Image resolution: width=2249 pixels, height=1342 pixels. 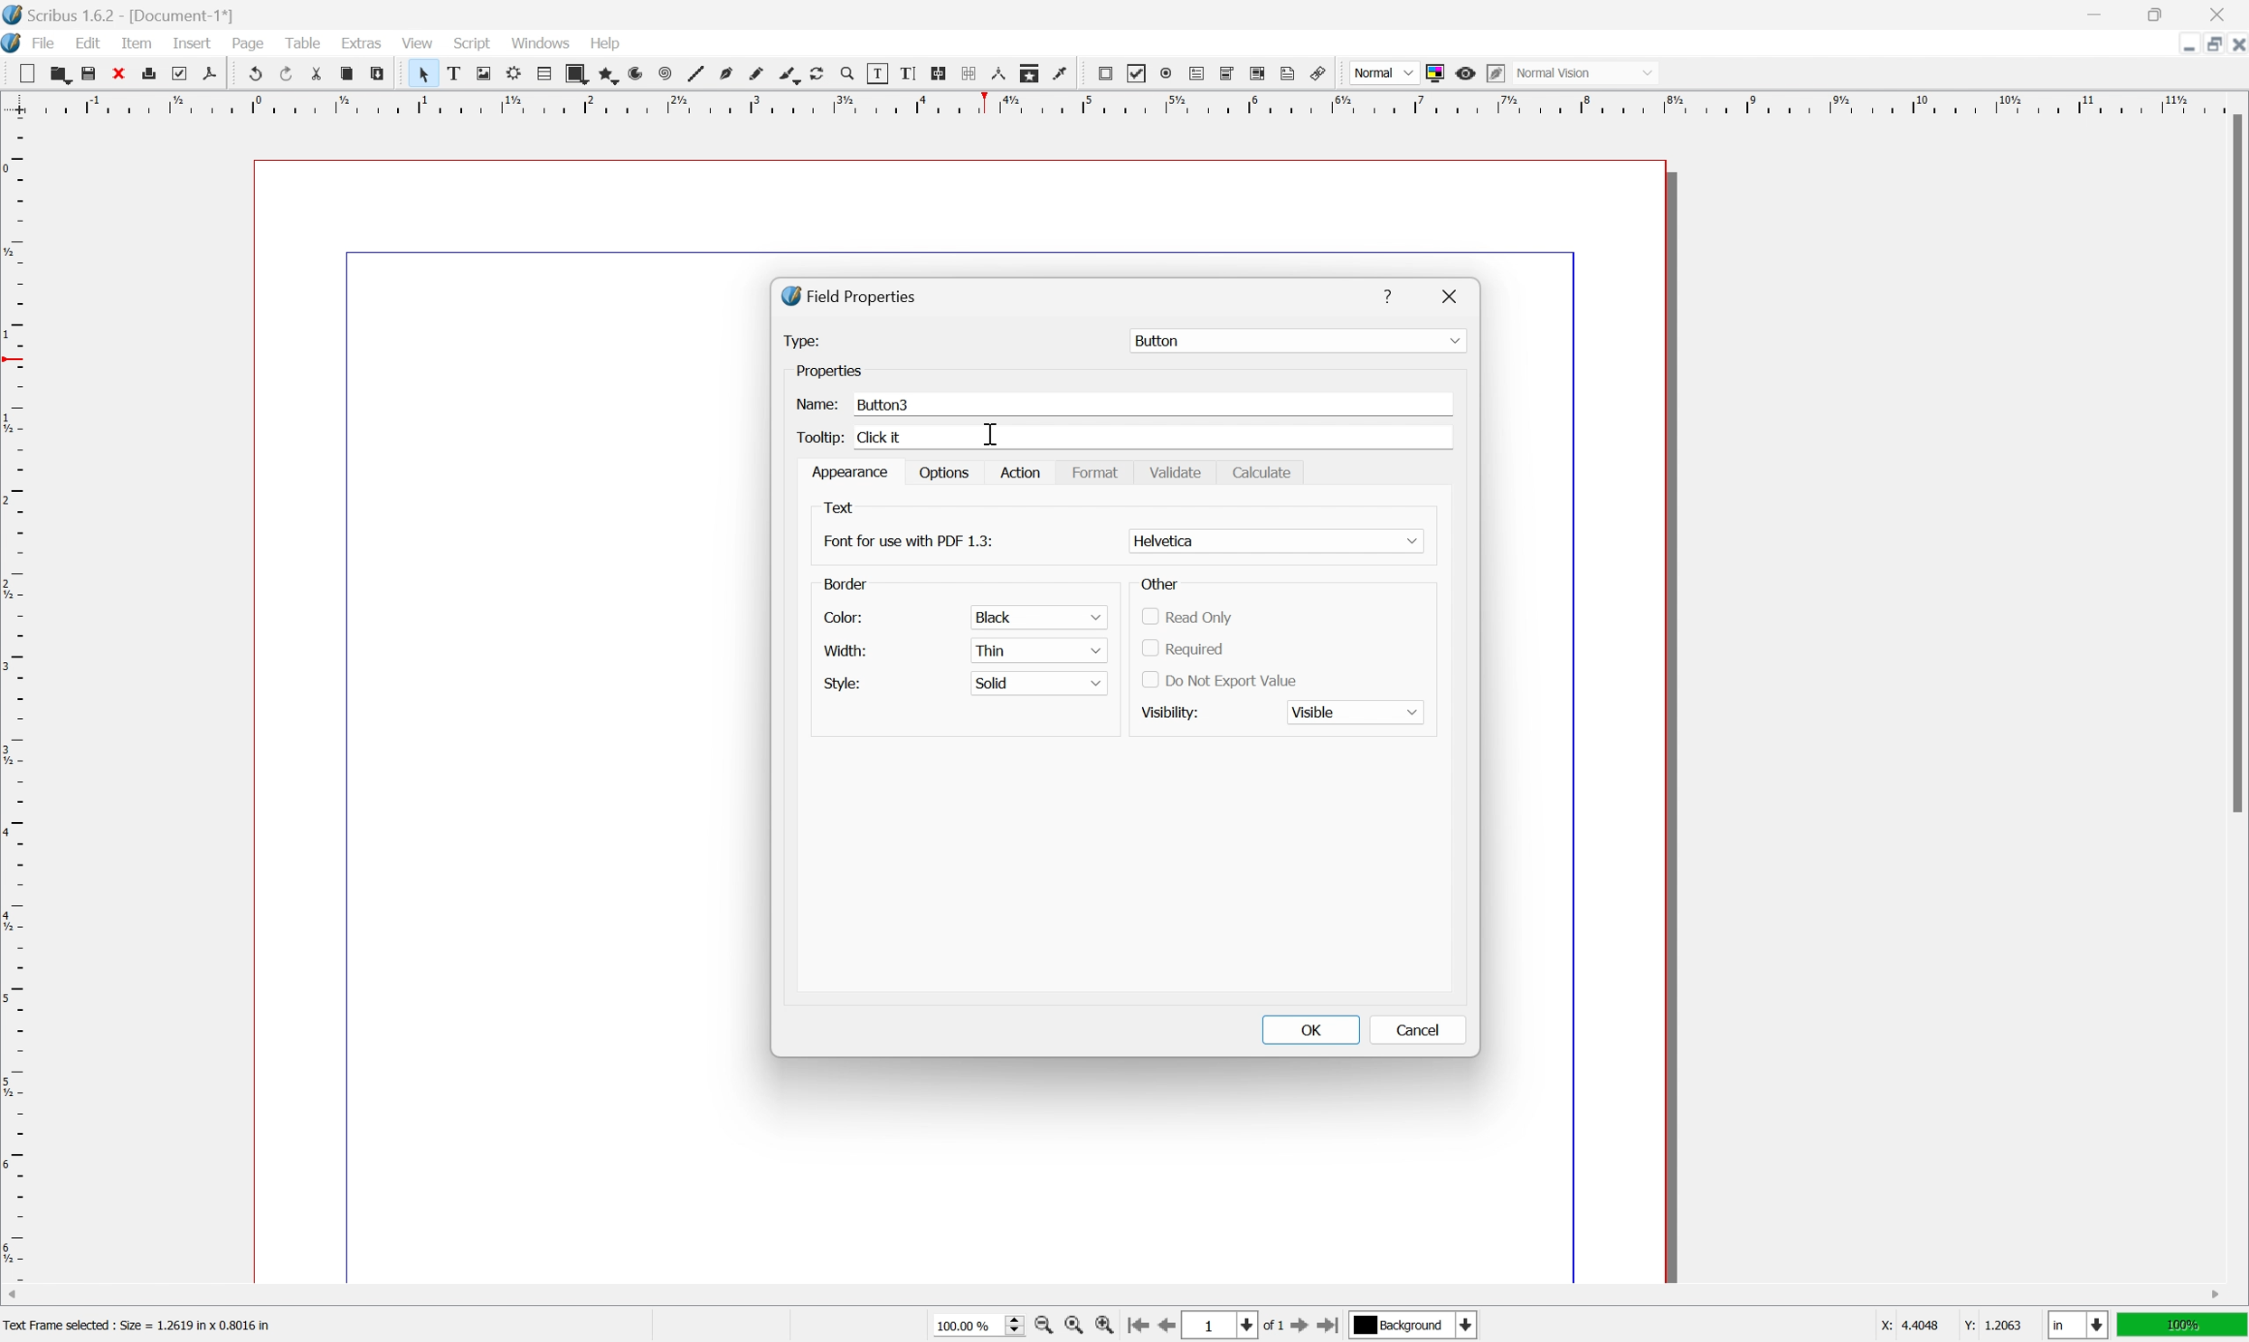 What do you see at coordinates (818, 401) in the screenshot?
I see `Name:` at bounding box center [818, 401].